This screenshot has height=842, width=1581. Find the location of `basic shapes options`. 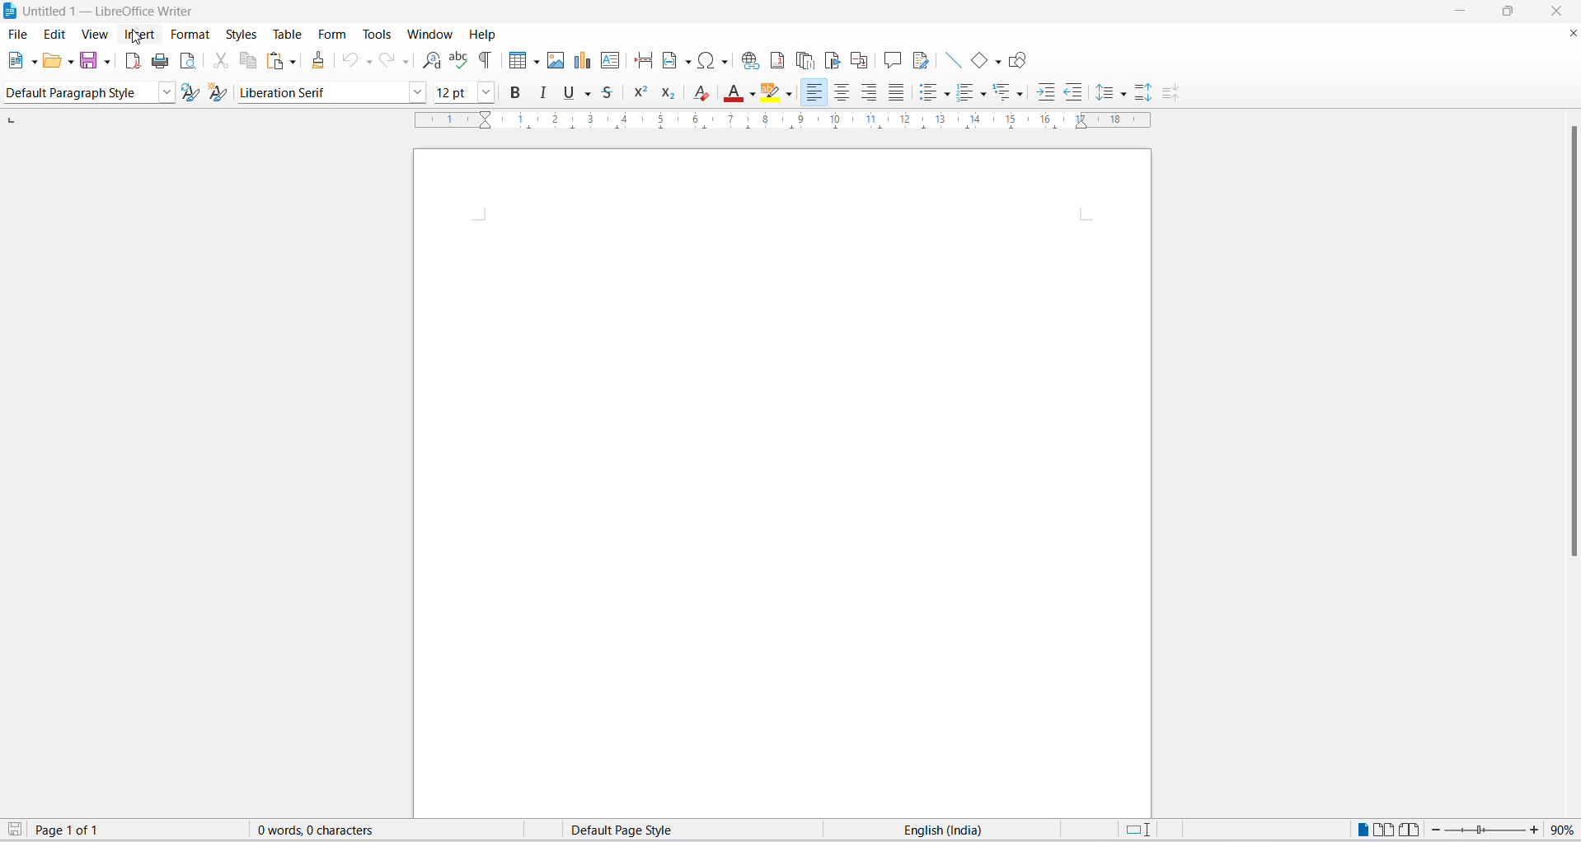

basic shapes options is located at coordinates (997, 63).